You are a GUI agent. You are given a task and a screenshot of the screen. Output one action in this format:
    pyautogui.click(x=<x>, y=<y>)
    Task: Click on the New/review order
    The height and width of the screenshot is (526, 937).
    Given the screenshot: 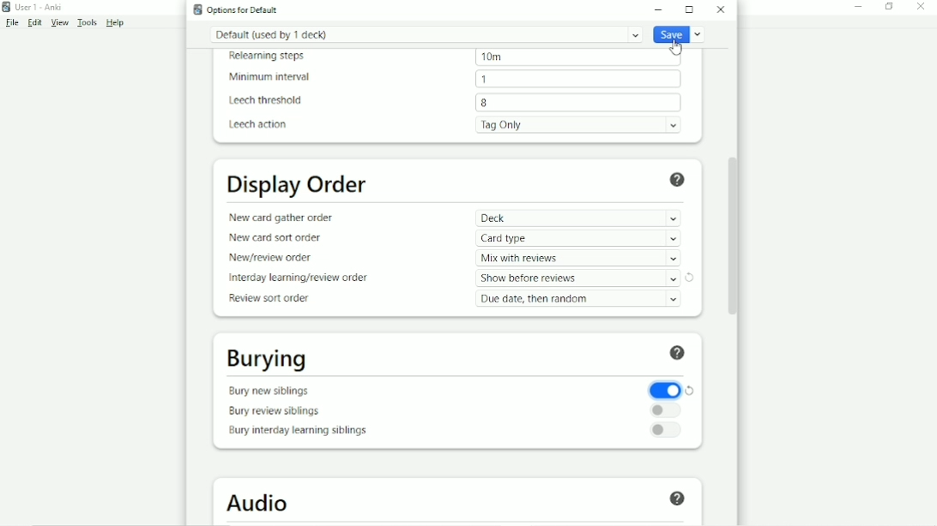 What is the action you would take?
    pyautogui.click(x=277, y=259)
    